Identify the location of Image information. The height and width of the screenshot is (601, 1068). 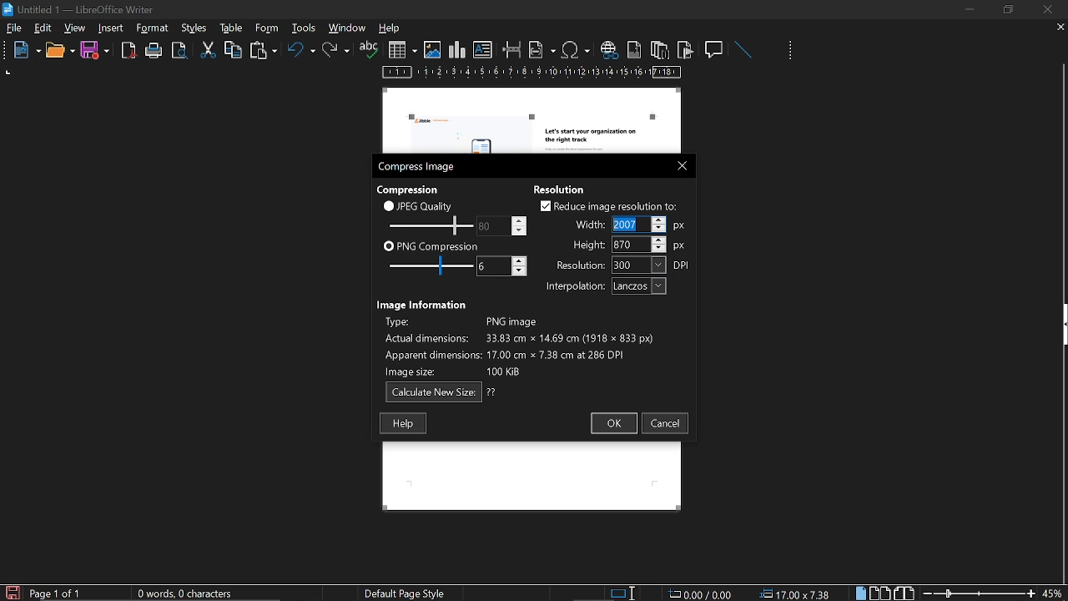
(424, 303).